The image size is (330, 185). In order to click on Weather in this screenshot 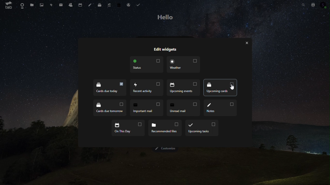, I will do `click(184, 65)`.